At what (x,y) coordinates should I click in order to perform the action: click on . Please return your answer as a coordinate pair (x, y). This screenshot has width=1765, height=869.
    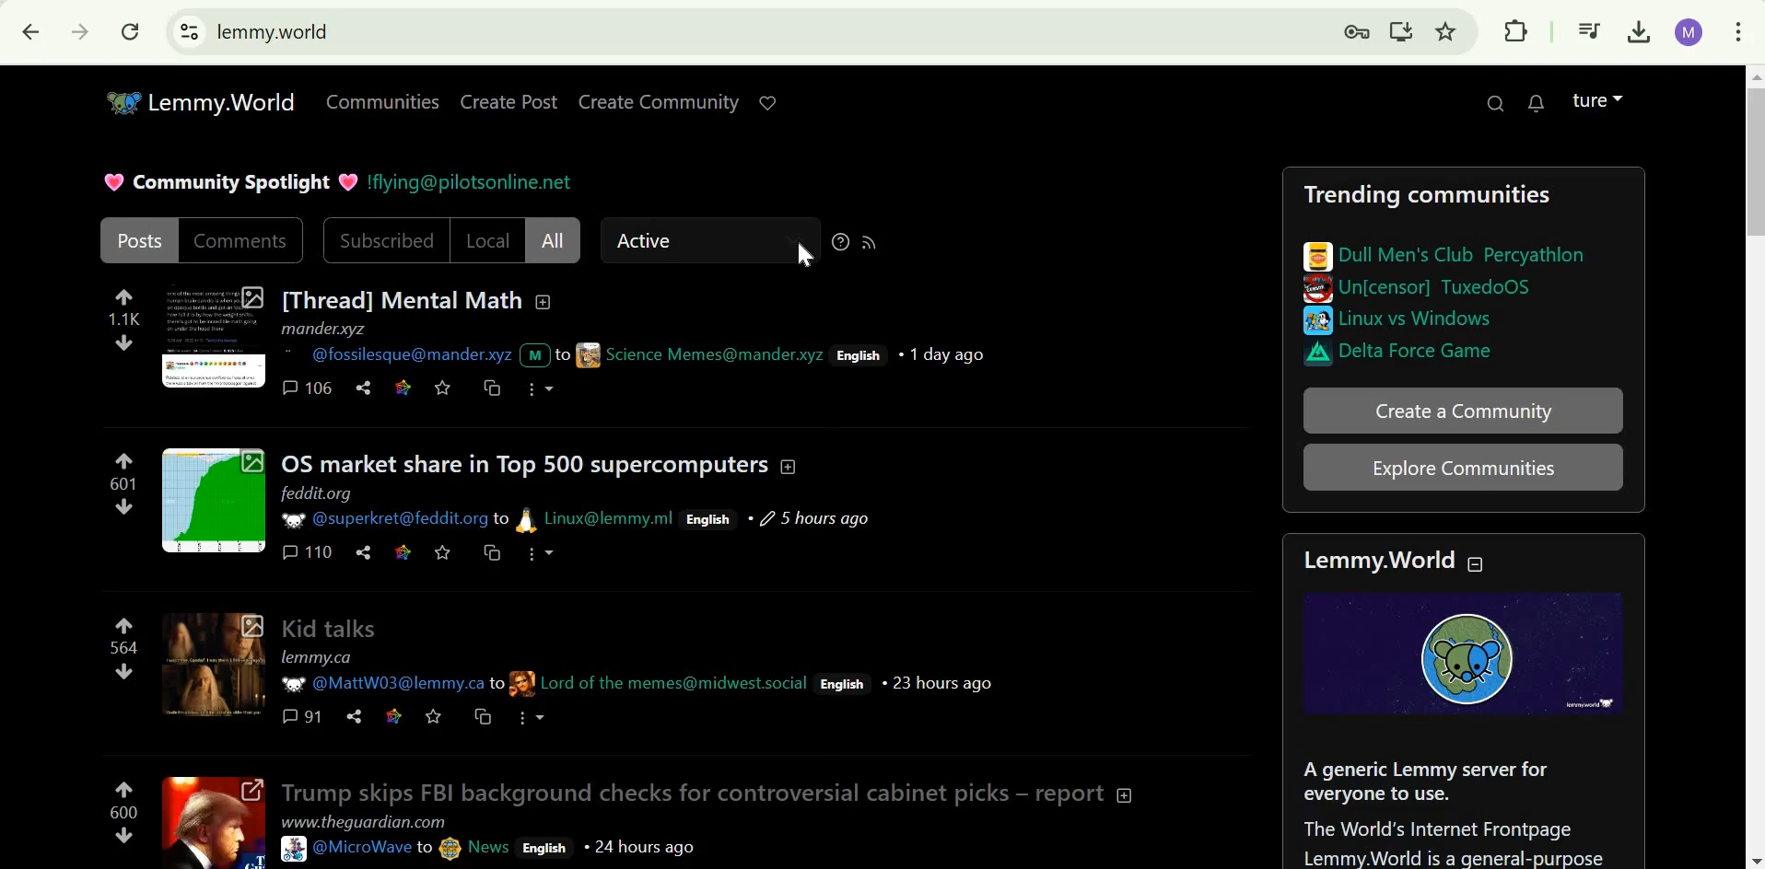
    Looking at the image, I should click on (544, 303).